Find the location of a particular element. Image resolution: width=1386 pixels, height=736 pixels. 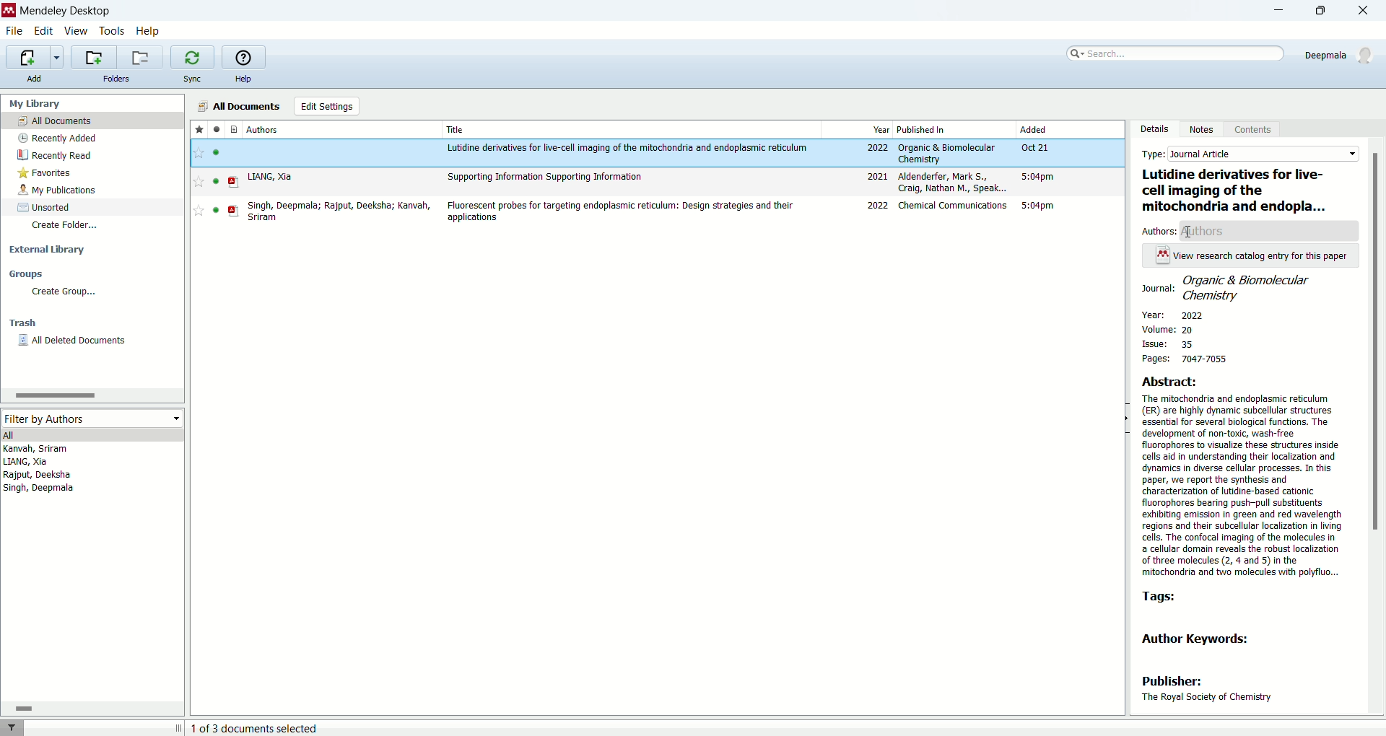

help is located at coordinates (149, 31).